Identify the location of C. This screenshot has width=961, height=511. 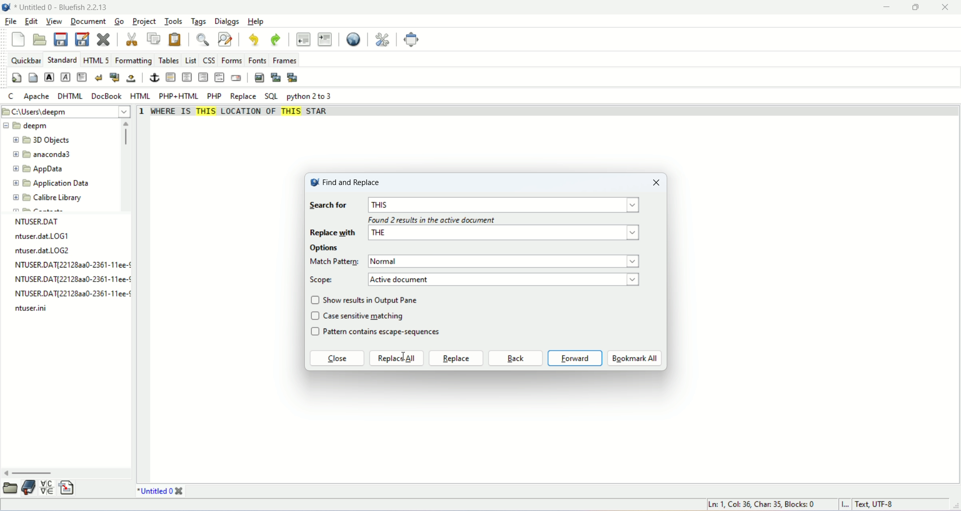
(12, 97).